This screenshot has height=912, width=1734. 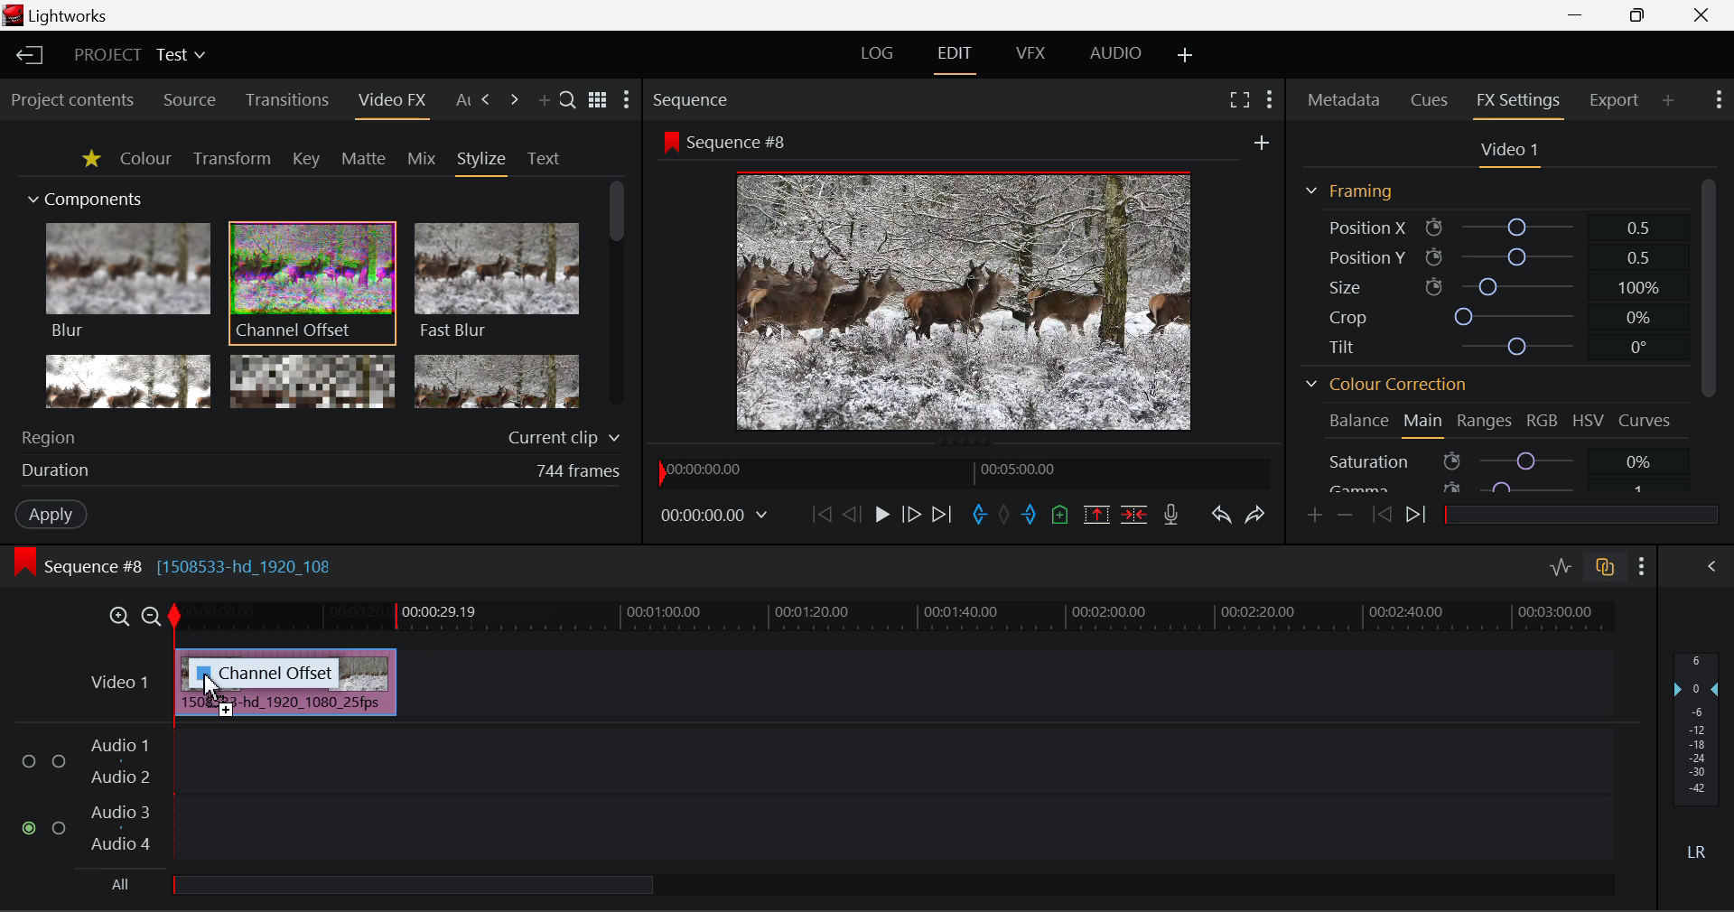 I want to click on Back to Homepage, so click(x=28, y=56).